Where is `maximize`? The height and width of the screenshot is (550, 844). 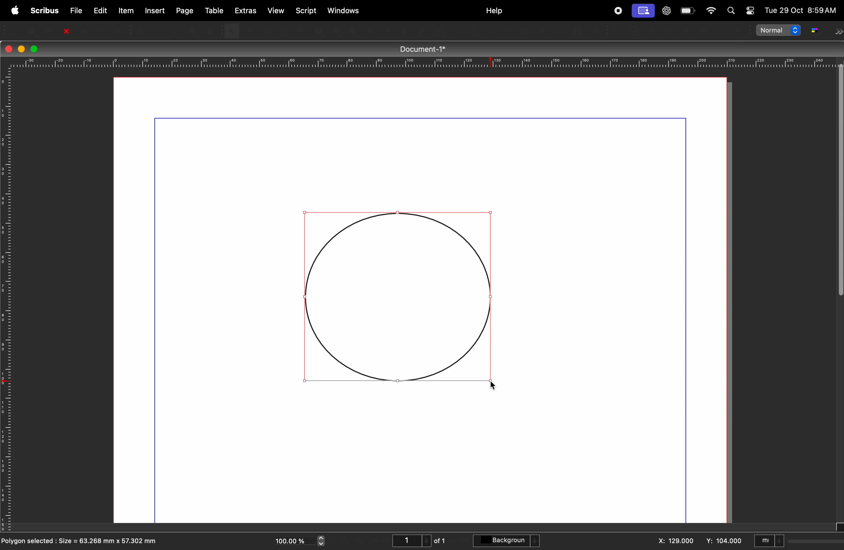 maximize is located at coordinates (35, 49).